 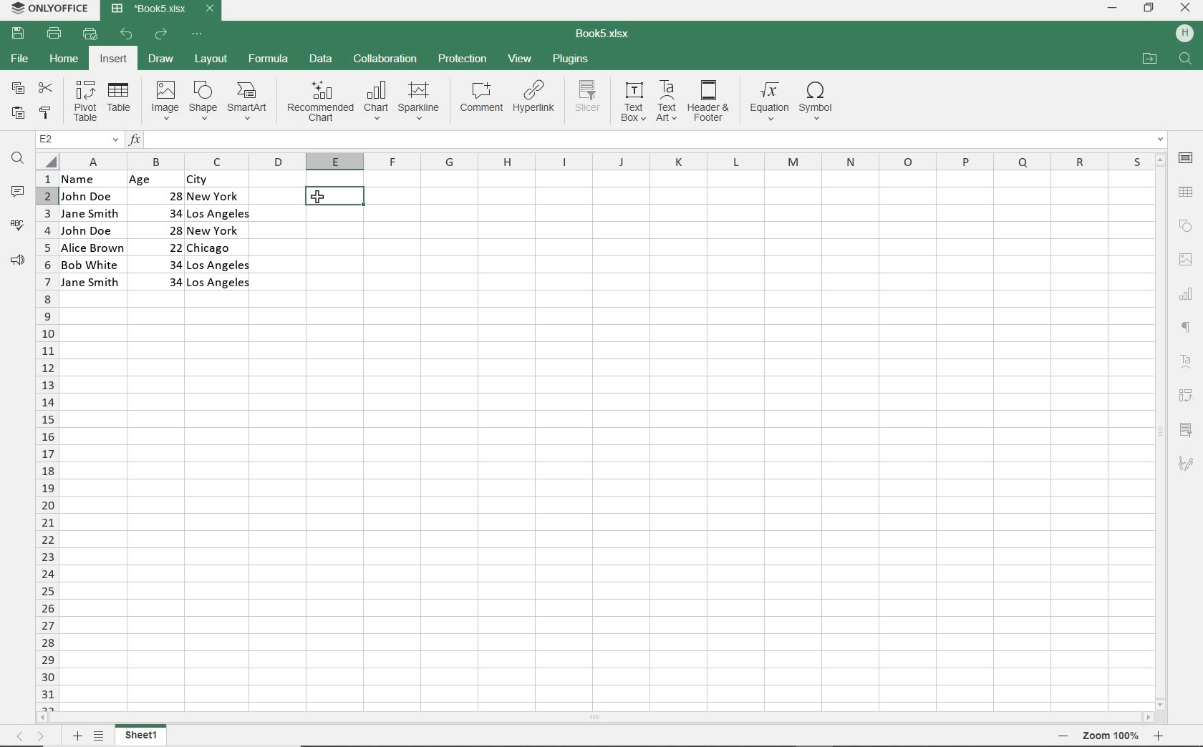 What do you see at coordinates (667, 102) in the screenshot?
I see `TEXT ART` at bounding box center [667, 102].